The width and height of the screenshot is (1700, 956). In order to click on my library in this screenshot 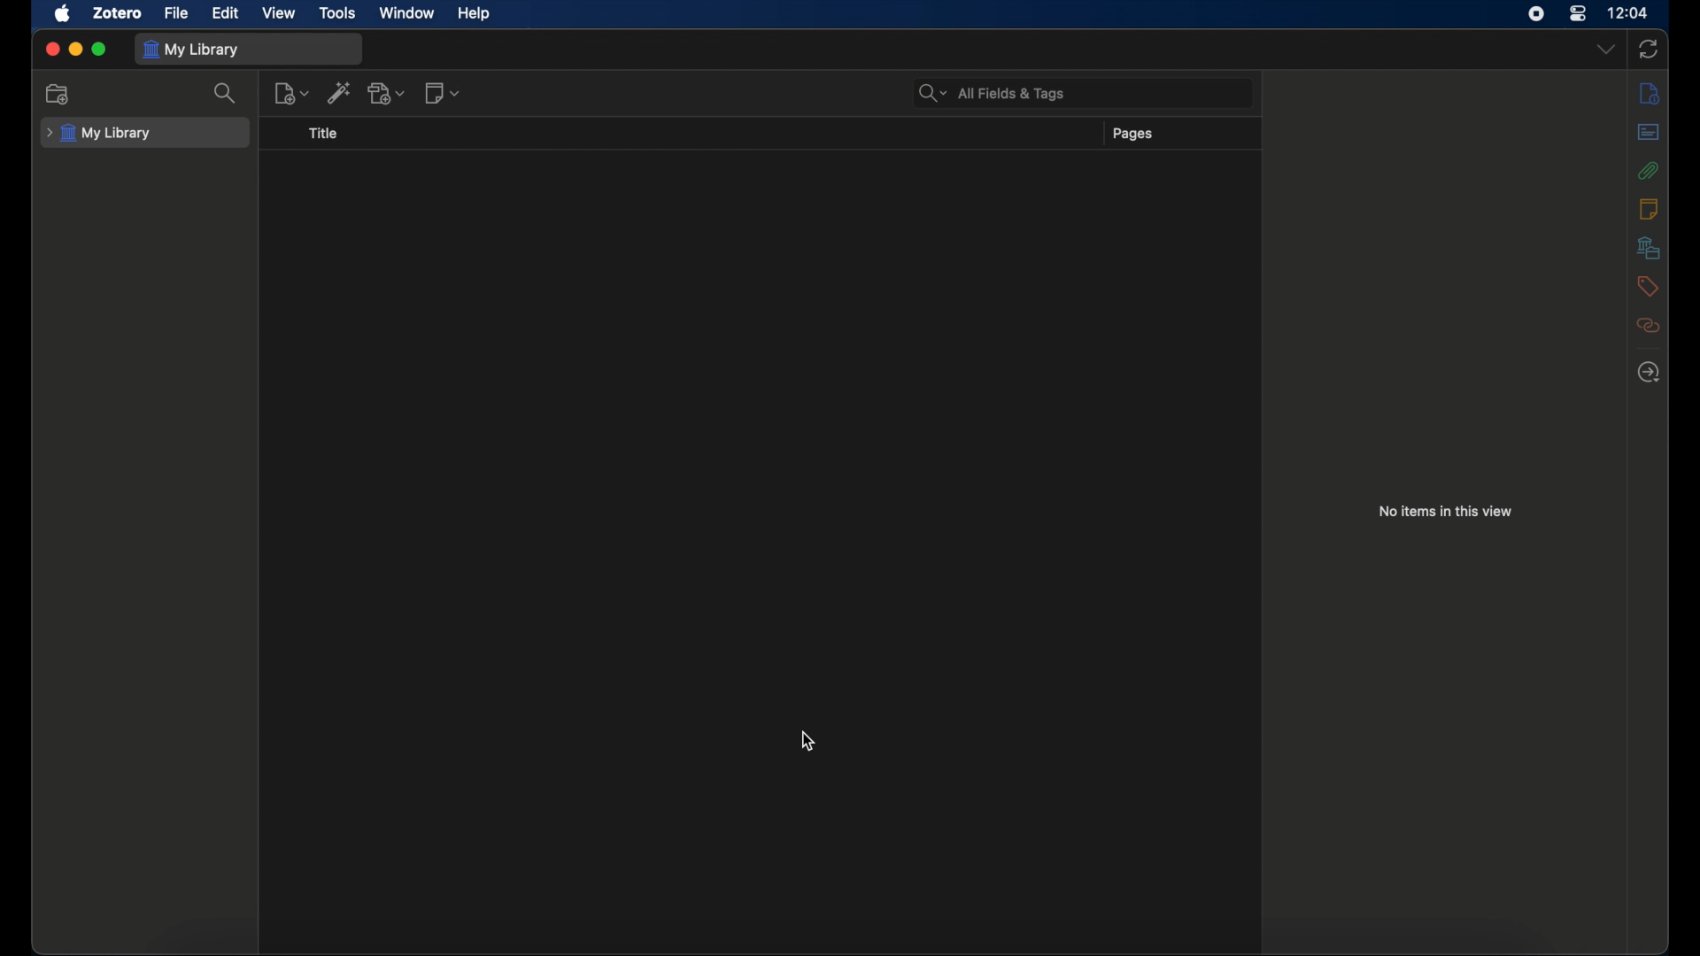, I will do `click(191, 50)`.